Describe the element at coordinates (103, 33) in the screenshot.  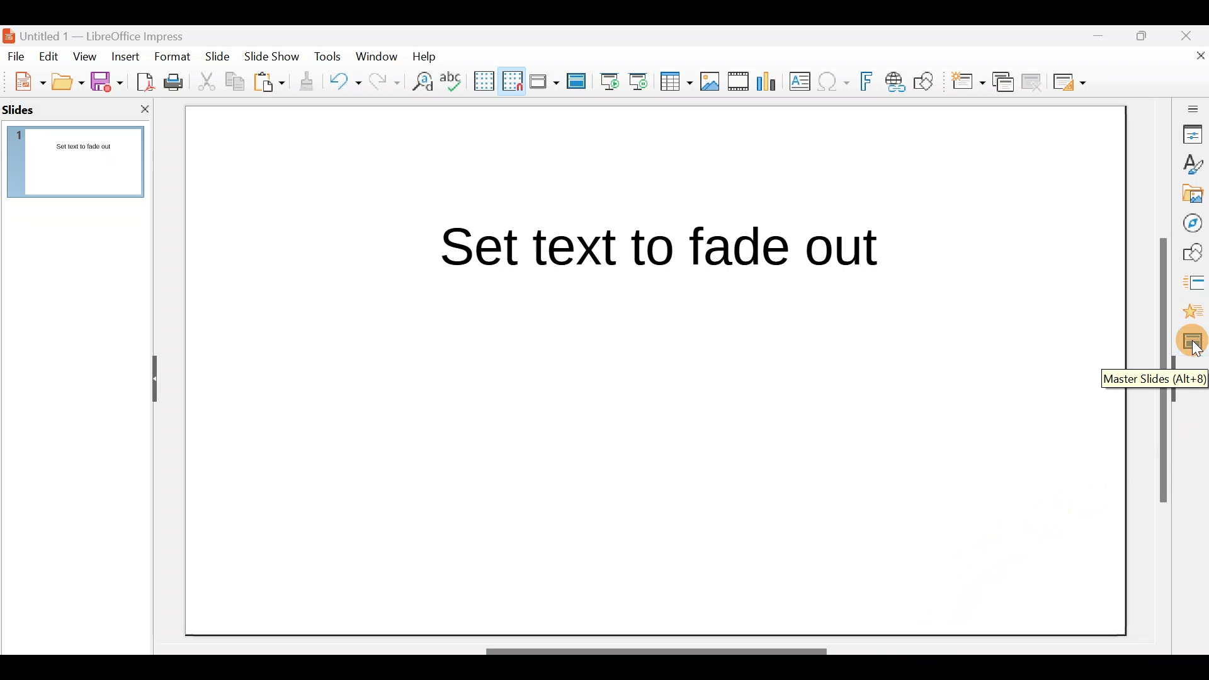
I see `Document name` at that location.